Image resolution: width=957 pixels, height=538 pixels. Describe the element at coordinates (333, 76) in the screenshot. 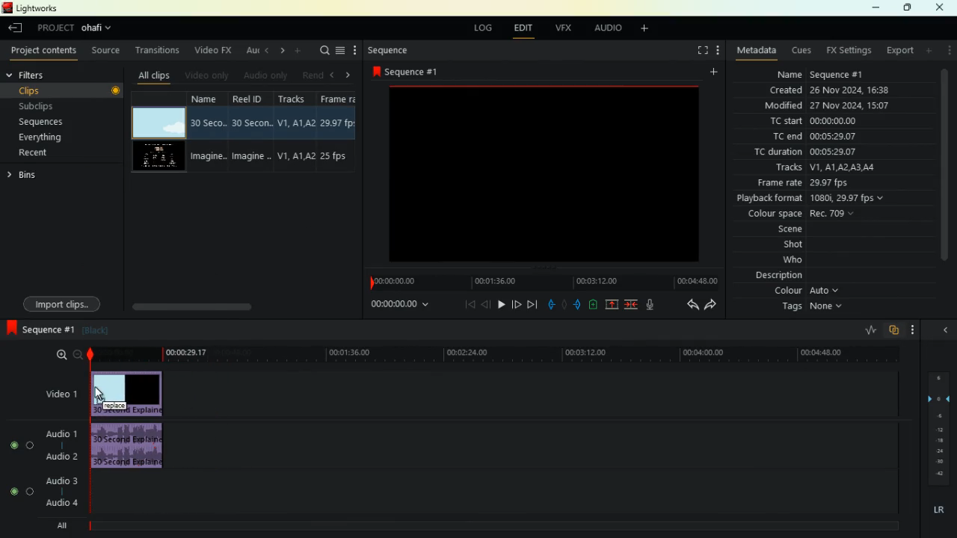

I see `left` at that location.